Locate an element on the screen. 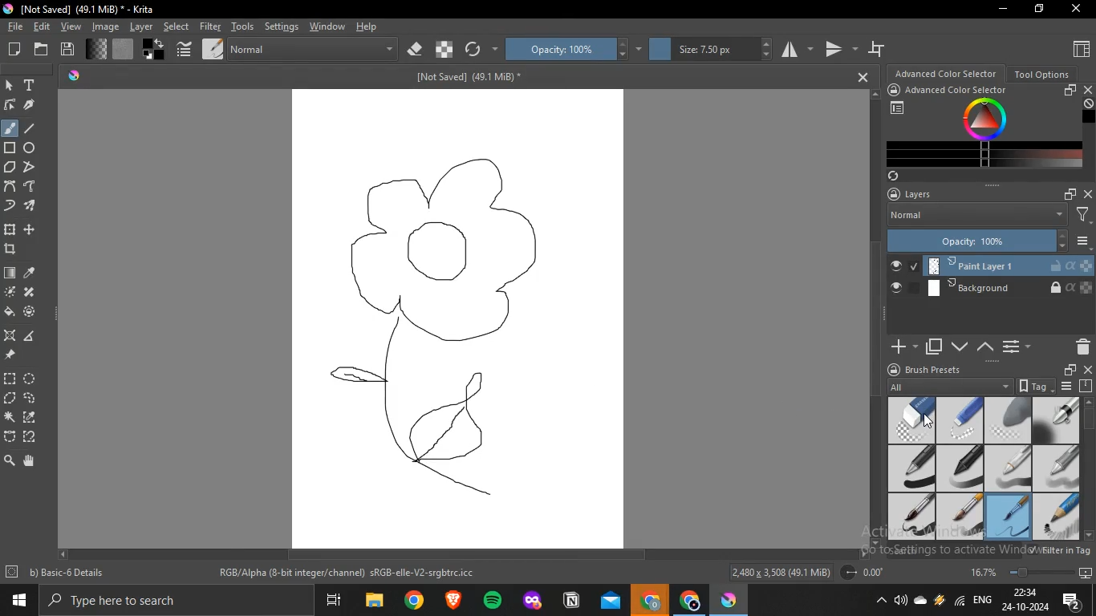 The height and width of the screenshot is (616, 1096). advanced color selector is located at coordinates (947, 73).